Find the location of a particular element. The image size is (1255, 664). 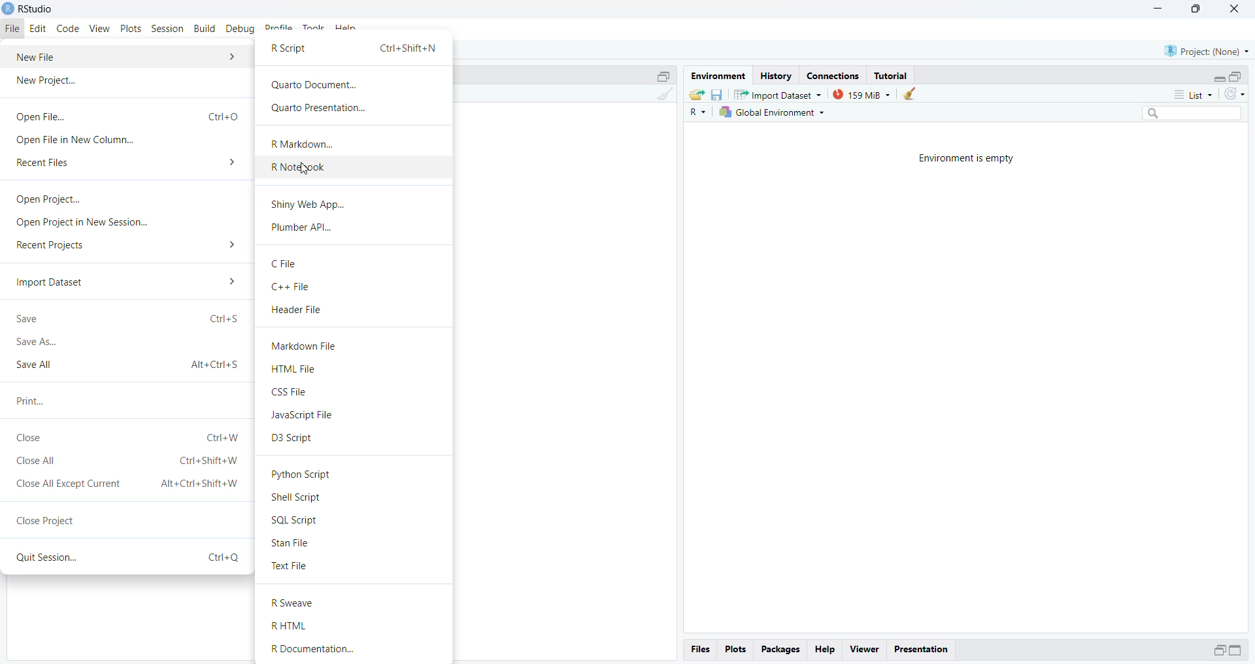

clear console is located at coordinates (663, 95).